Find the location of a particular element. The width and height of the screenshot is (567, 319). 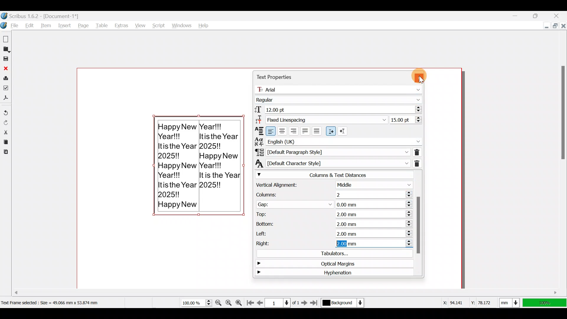

Redo is located at coordinates (6, 122).